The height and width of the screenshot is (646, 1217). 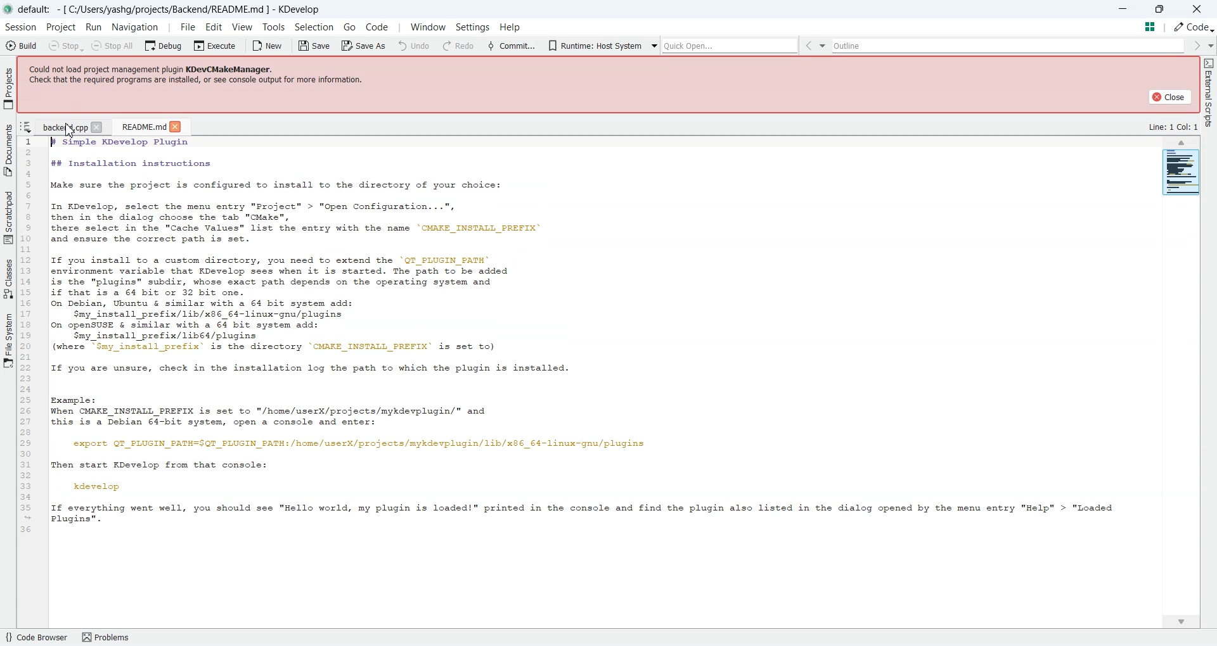 I want to click on Drop down box, so click(x=468, y=44).